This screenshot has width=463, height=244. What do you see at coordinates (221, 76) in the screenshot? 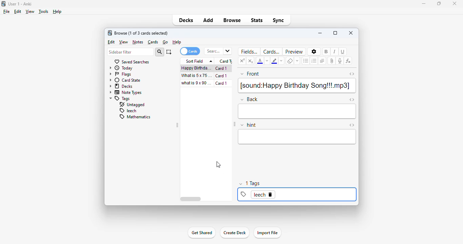
I see `card 1` at bounding box center [221, 76].